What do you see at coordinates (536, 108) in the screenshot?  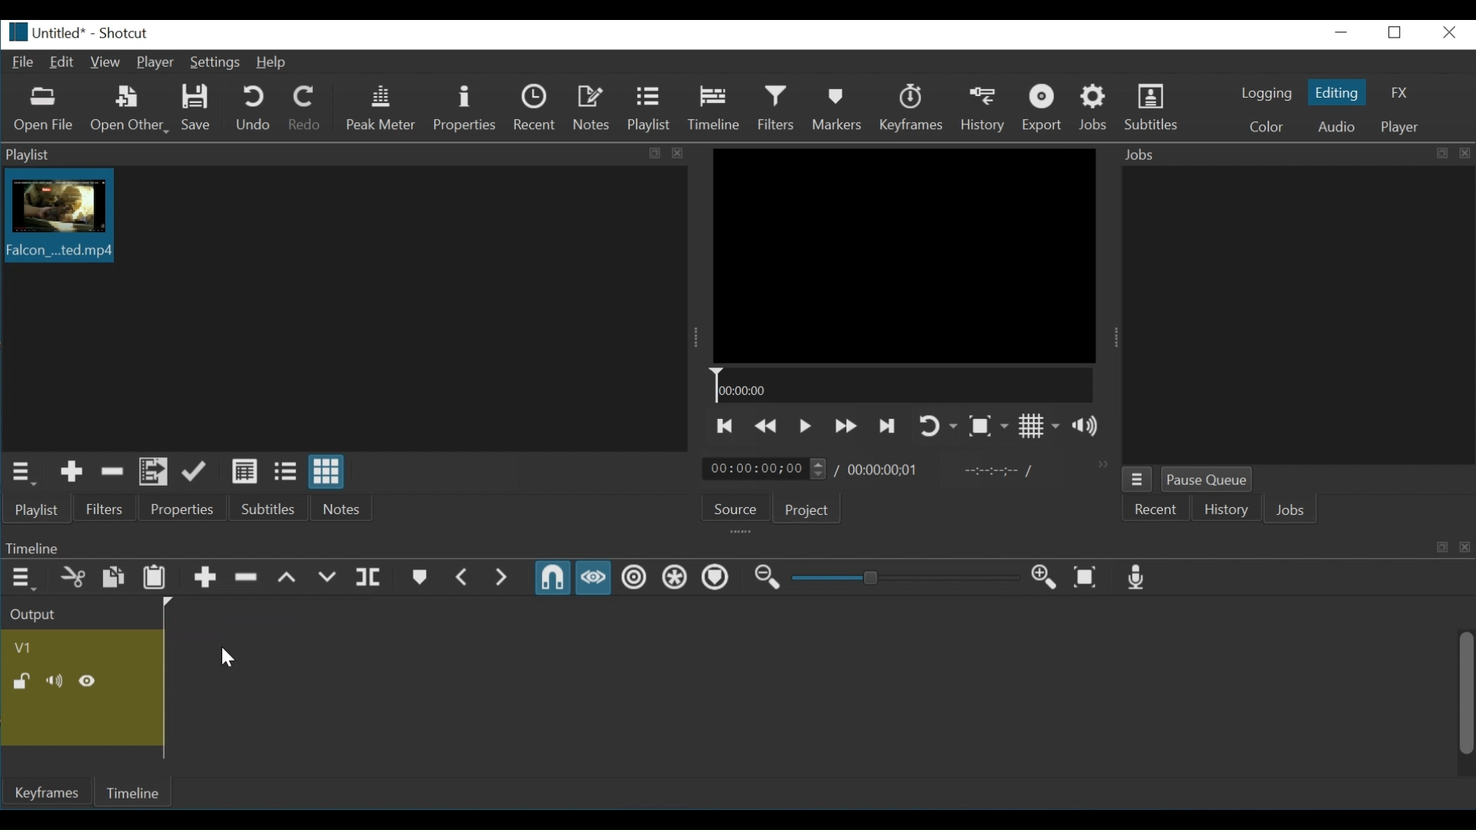 I see `Recent` at bounding box center [536, 108].